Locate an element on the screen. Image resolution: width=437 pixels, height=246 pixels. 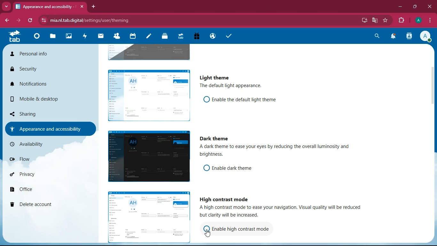
description is located at coordinates (283, 152).